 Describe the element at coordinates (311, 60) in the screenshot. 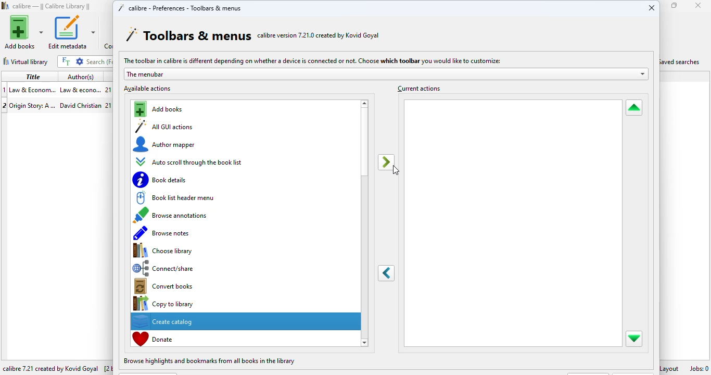

I see `The toolbar in calibre is different depending on whether a device is connected or not. Choose which toolbar you would like to customize:` at that location.